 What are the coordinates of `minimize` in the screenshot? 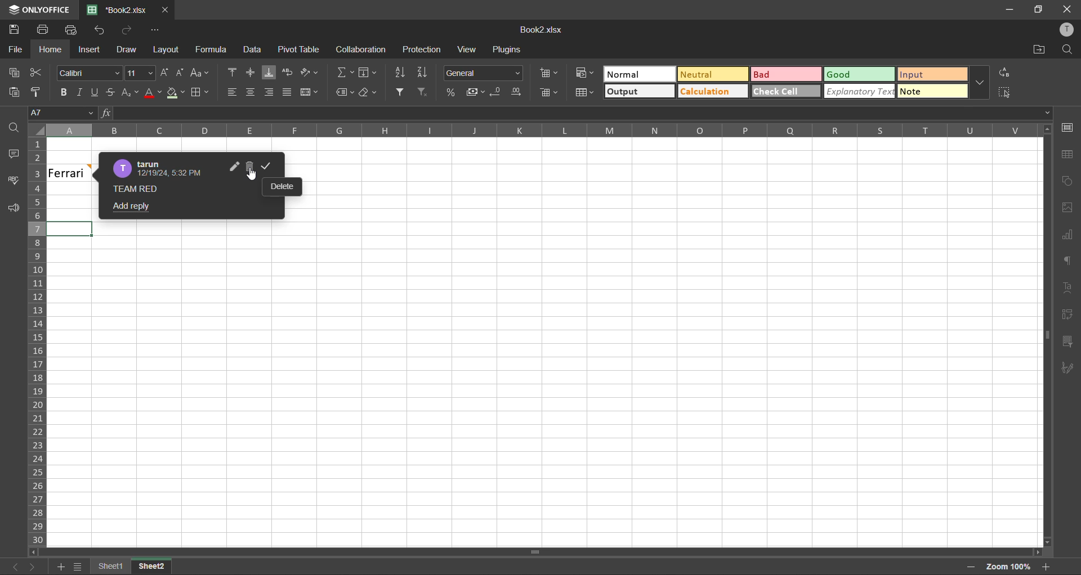 It's located at (1011, 10).